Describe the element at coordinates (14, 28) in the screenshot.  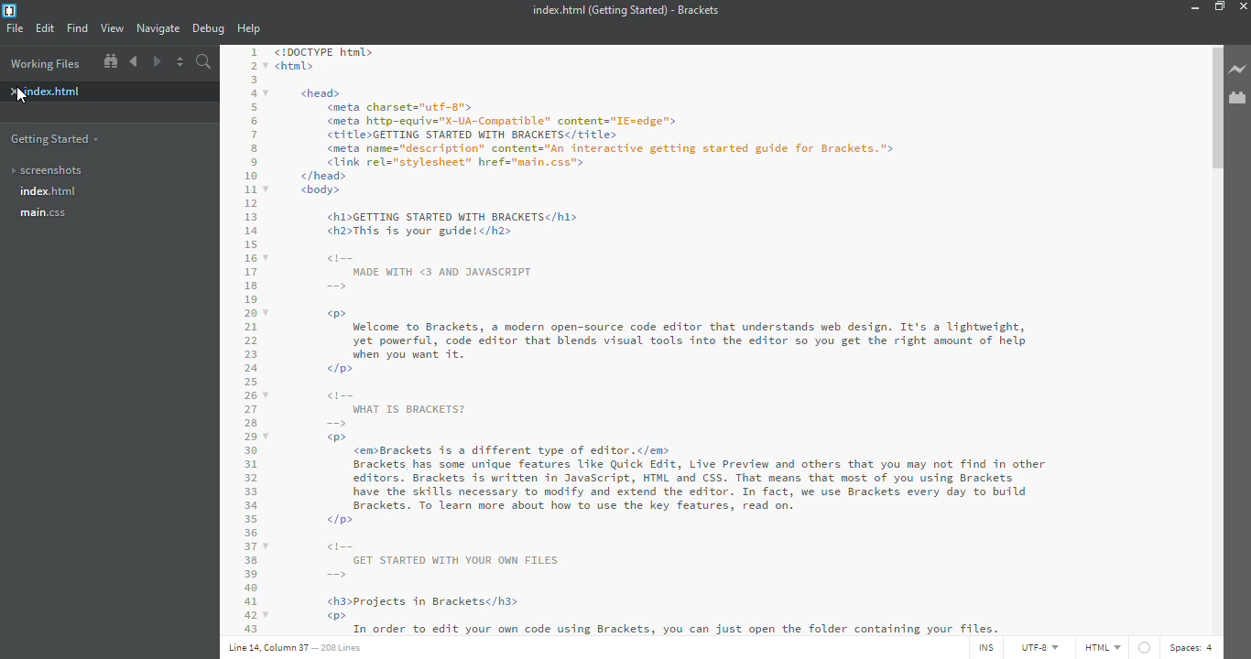
I see `file` at that location.